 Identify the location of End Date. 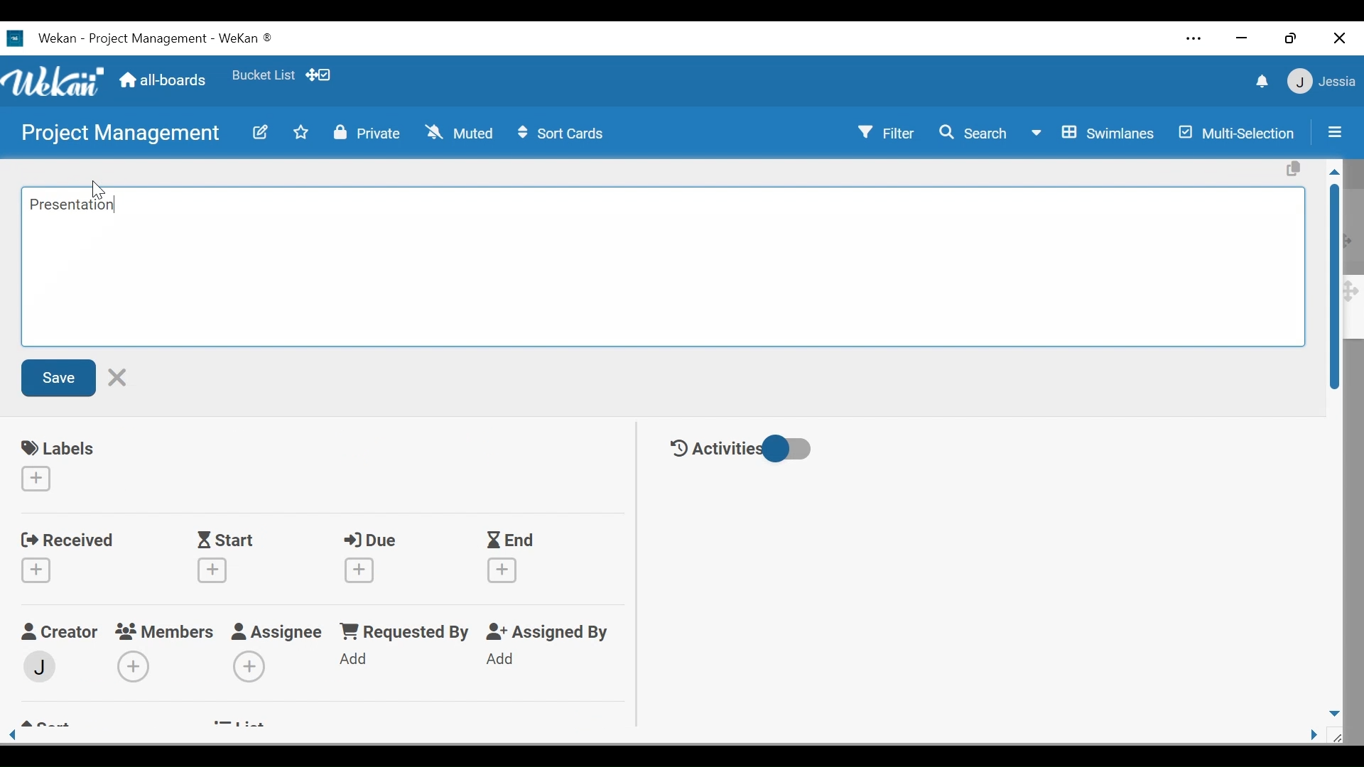
(512, 539).